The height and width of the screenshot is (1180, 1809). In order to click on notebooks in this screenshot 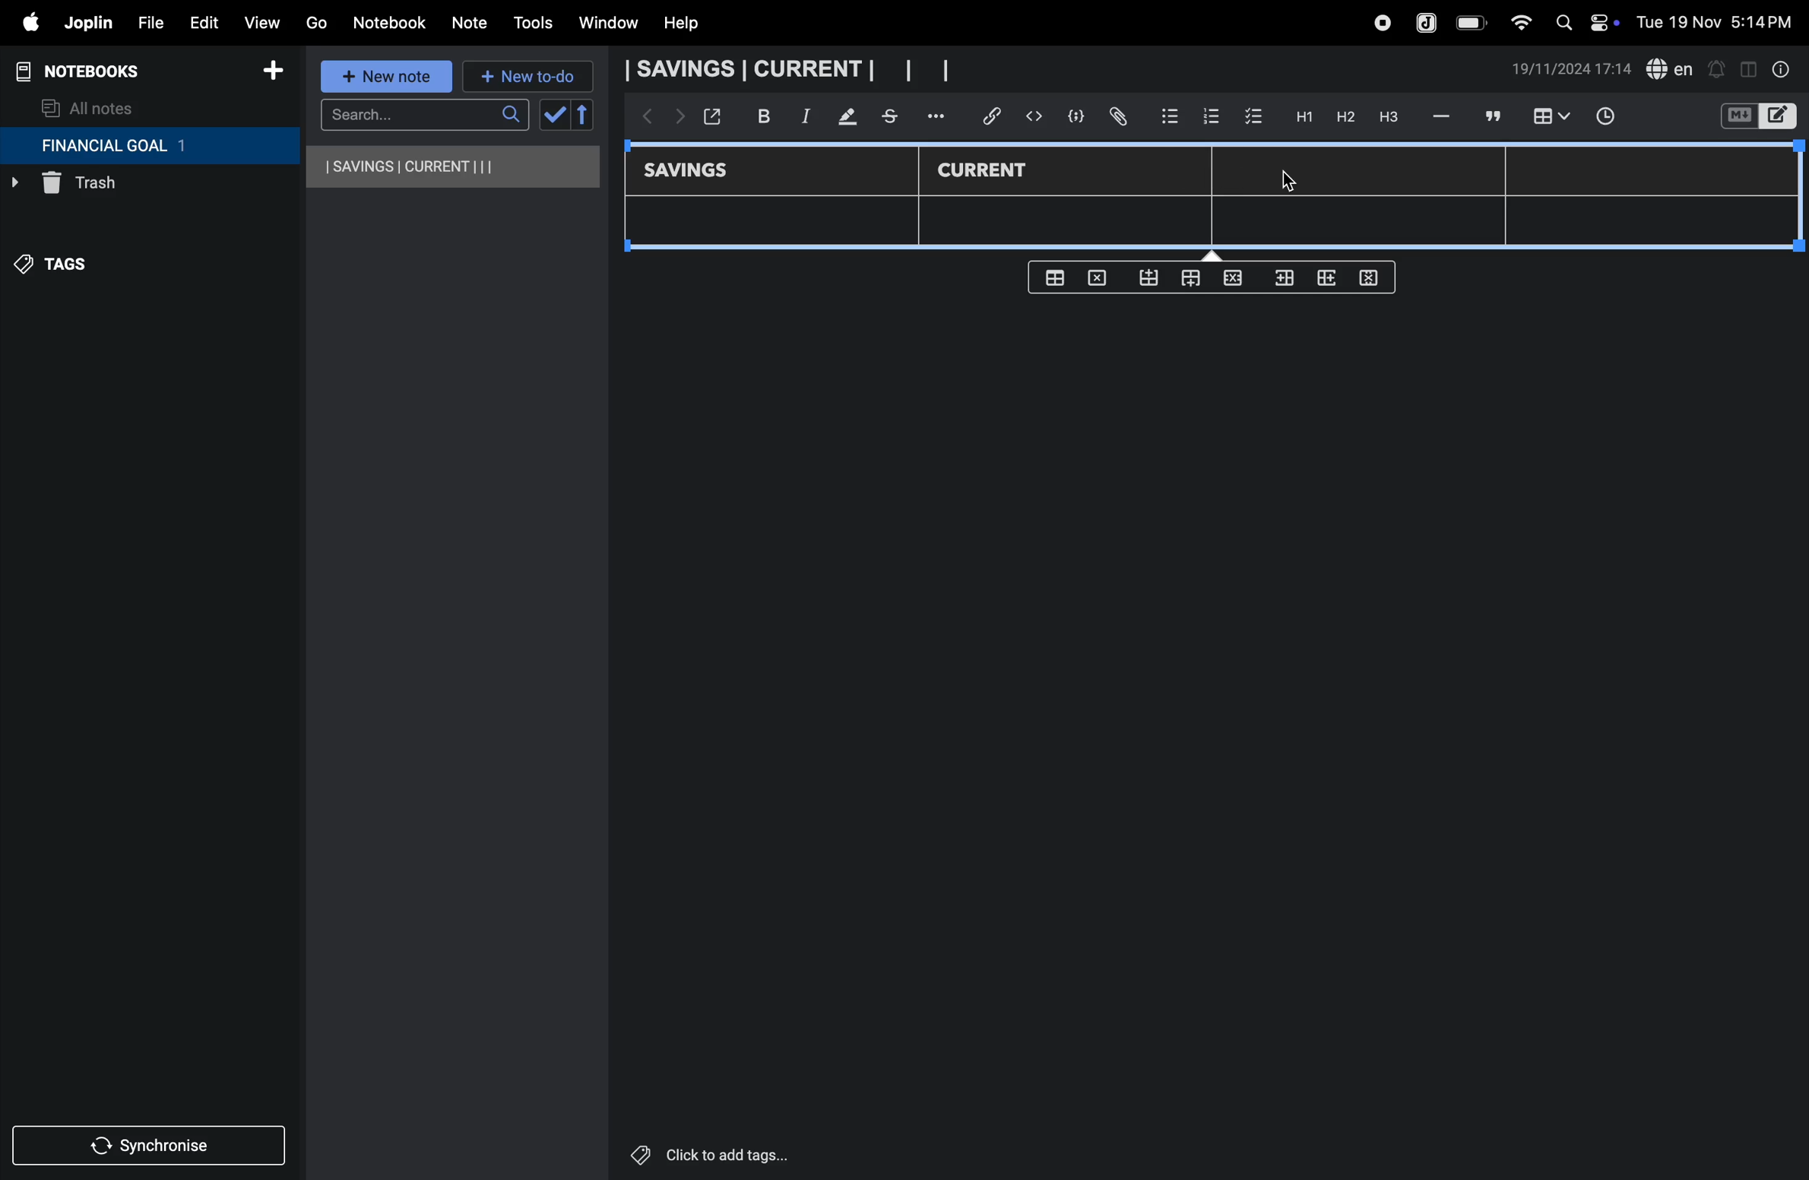, I will do `click(91, 71)`.